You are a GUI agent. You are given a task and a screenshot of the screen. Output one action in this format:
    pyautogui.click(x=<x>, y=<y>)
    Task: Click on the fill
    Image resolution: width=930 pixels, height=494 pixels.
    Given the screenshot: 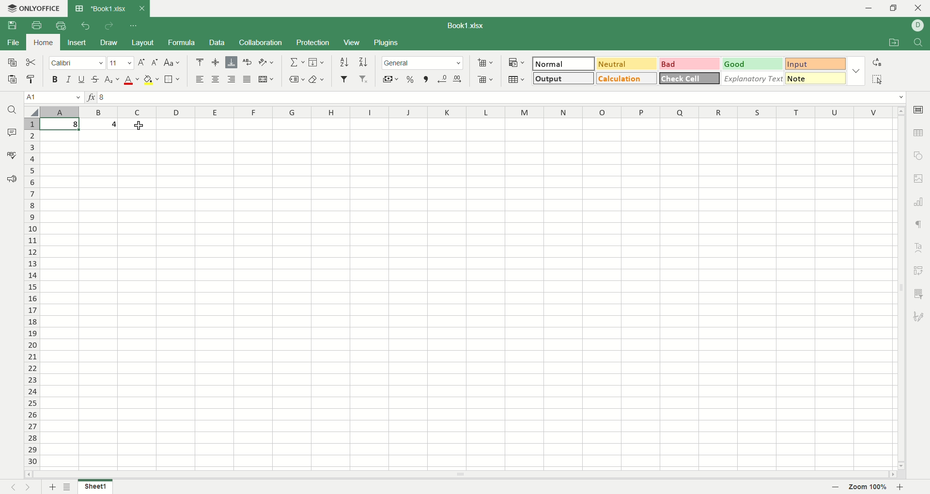 What is the action you would take?
    pyautogui.click(x=317, y=62)
    